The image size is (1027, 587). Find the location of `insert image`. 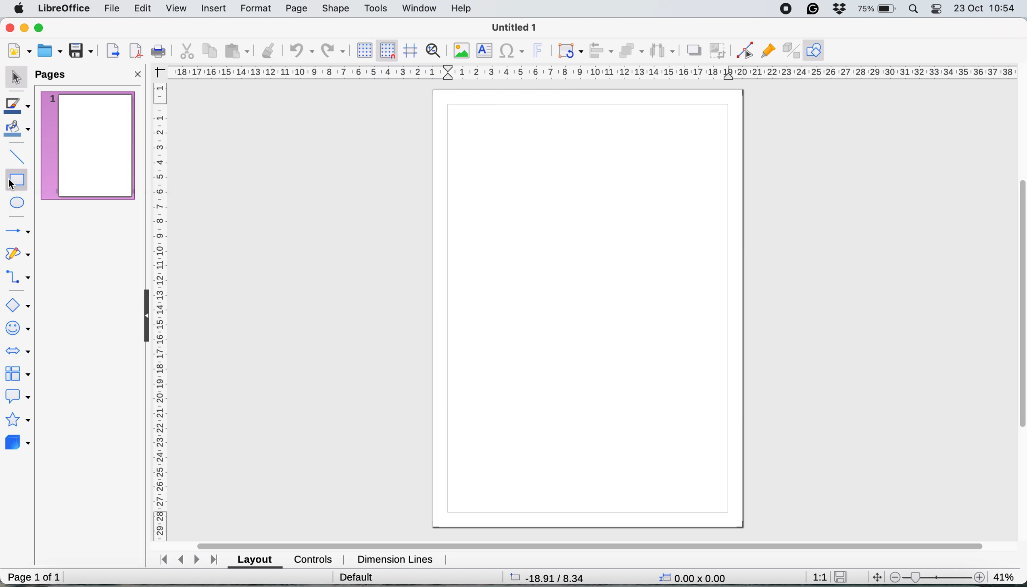

insert image is located at coordinates (464, 50).